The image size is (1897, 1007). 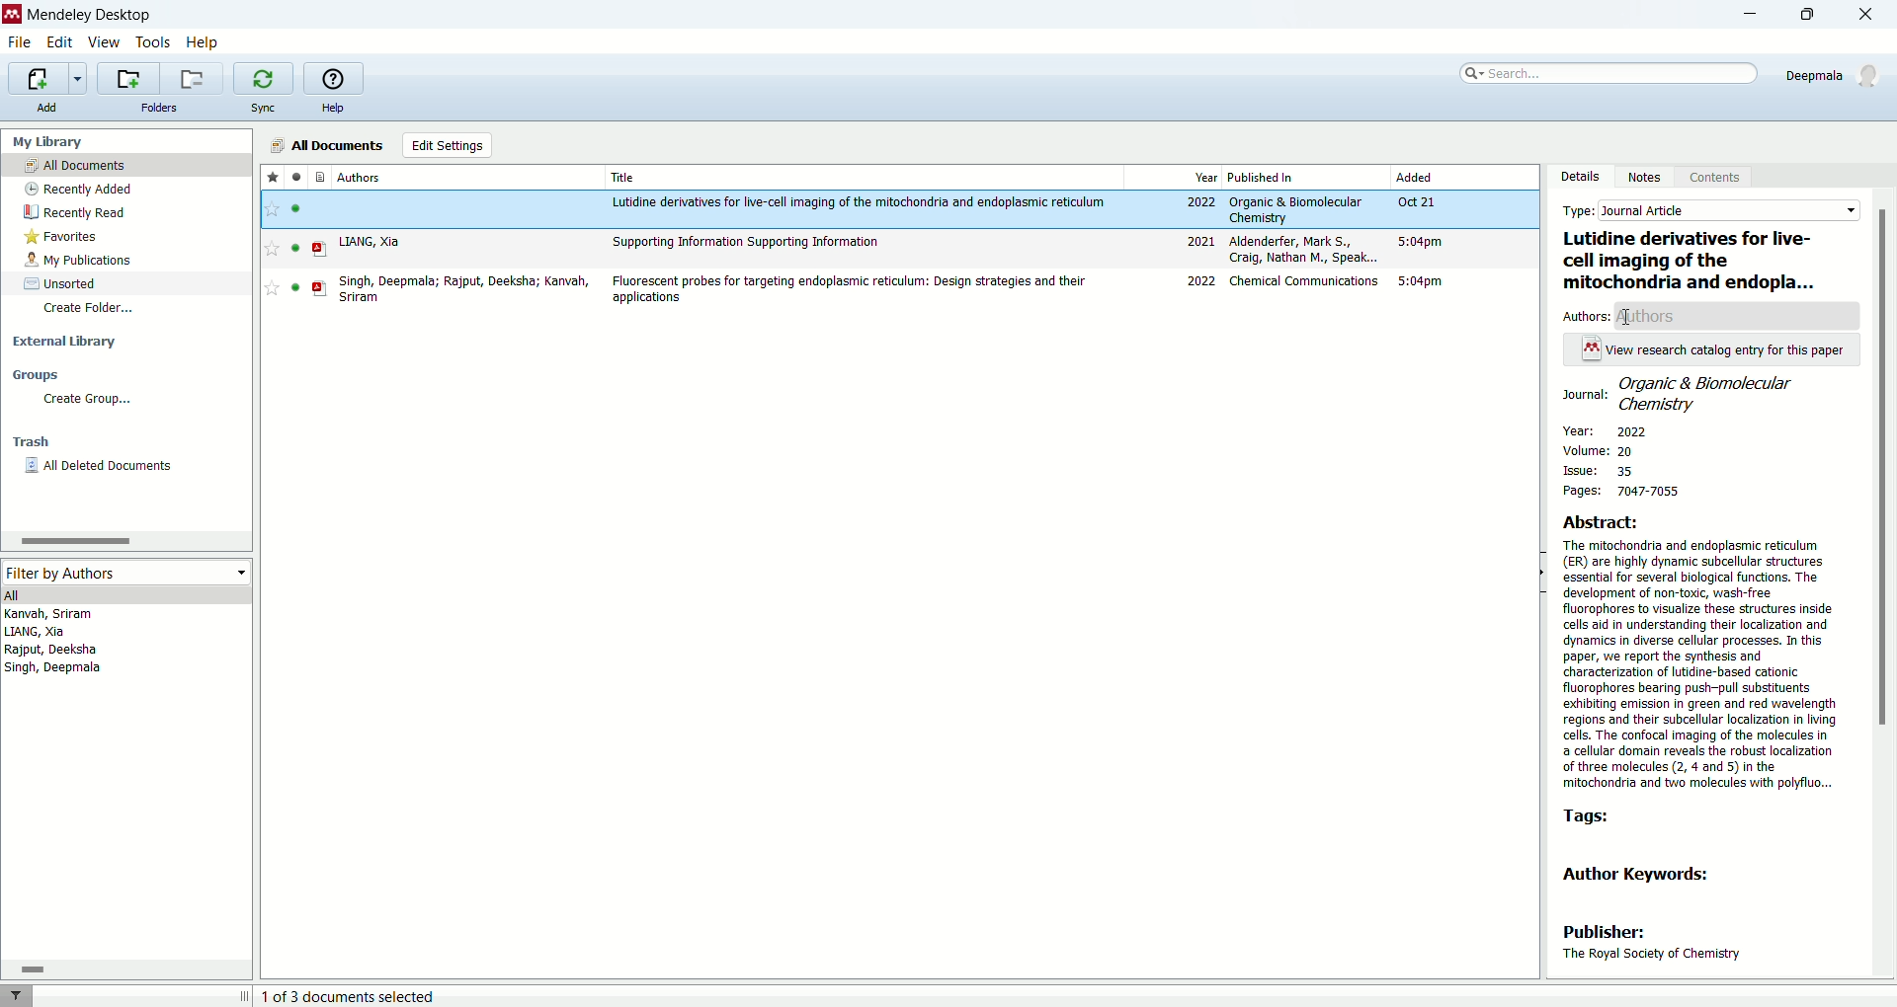 I want to click on sync, so click(x=262, y=108).